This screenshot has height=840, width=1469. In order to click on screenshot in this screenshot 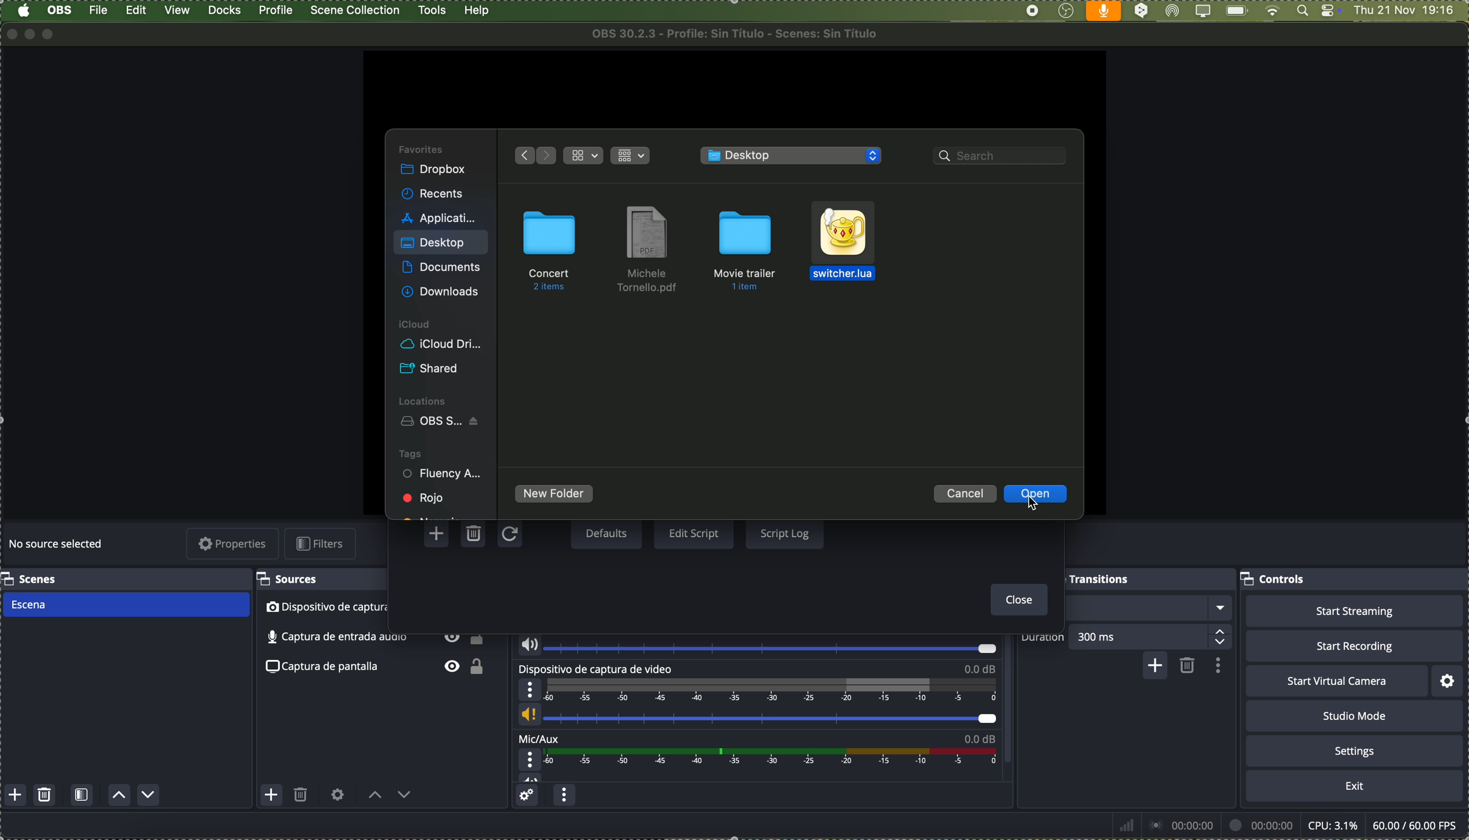, I will do `click(379, 668)`.